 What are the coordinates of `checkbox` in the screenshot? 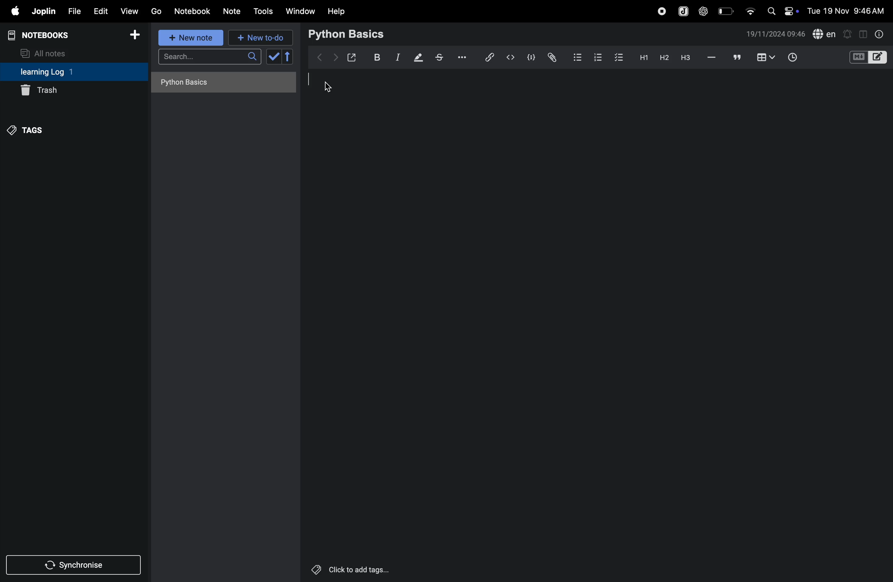 It's located at (618, 56).